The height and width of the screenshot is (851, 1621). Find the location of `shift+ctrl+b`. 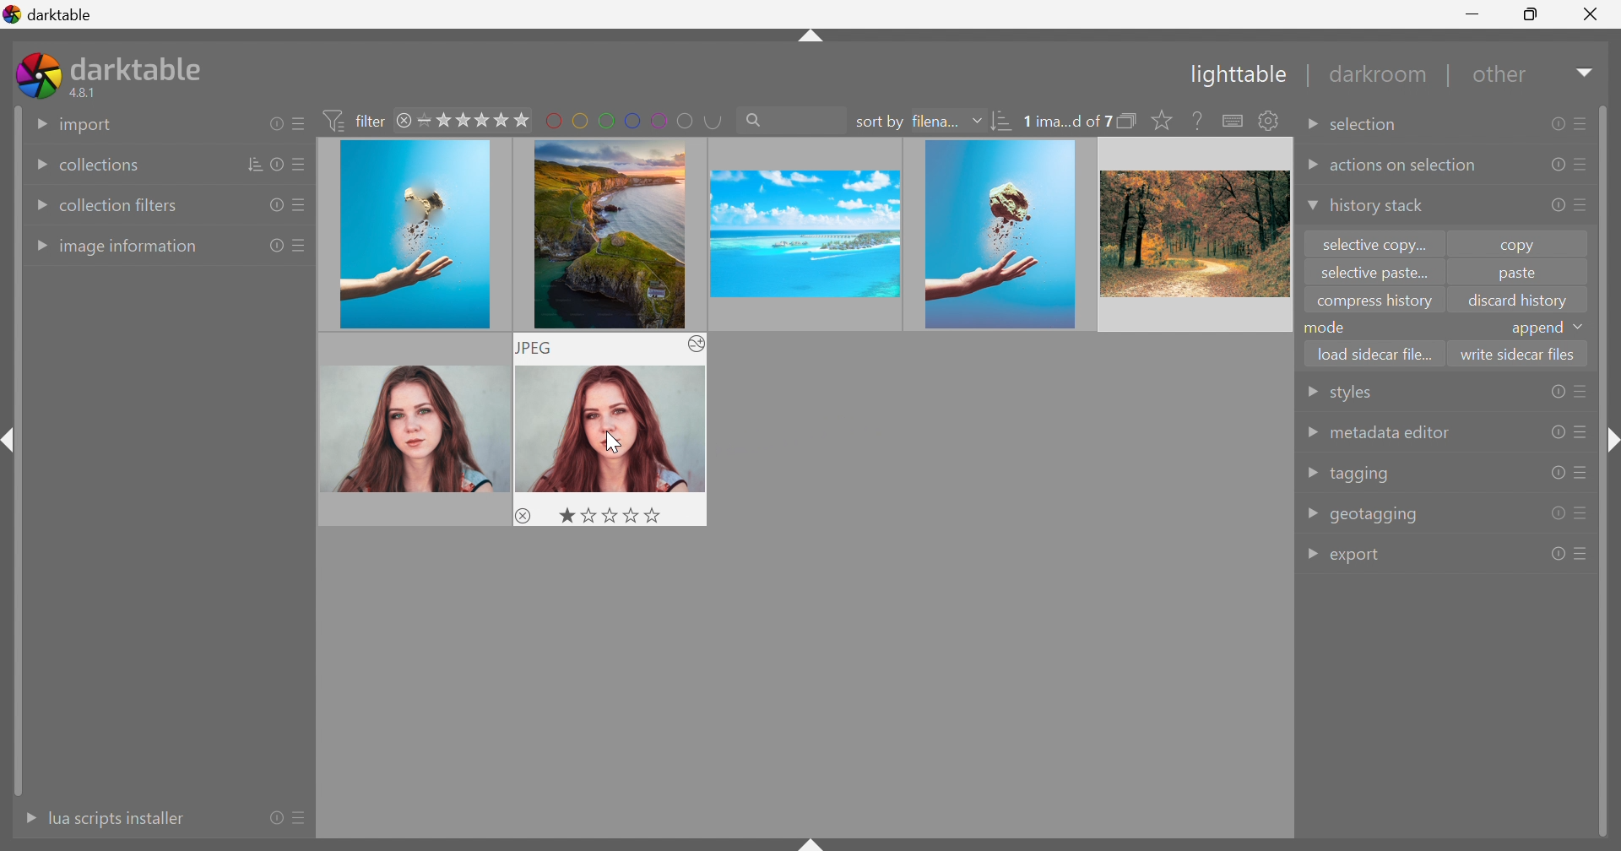

shift+ctrl+b is located at coordinates (812, 841).